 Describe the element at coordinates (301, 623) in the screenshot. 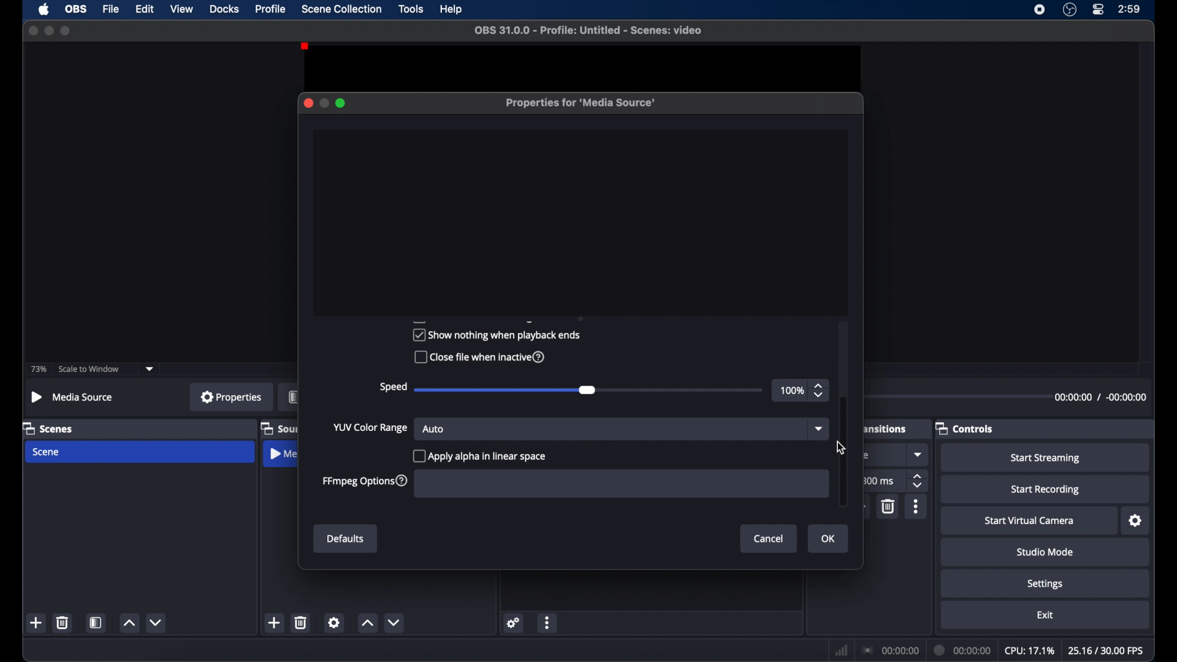

I see `delete` at that location.